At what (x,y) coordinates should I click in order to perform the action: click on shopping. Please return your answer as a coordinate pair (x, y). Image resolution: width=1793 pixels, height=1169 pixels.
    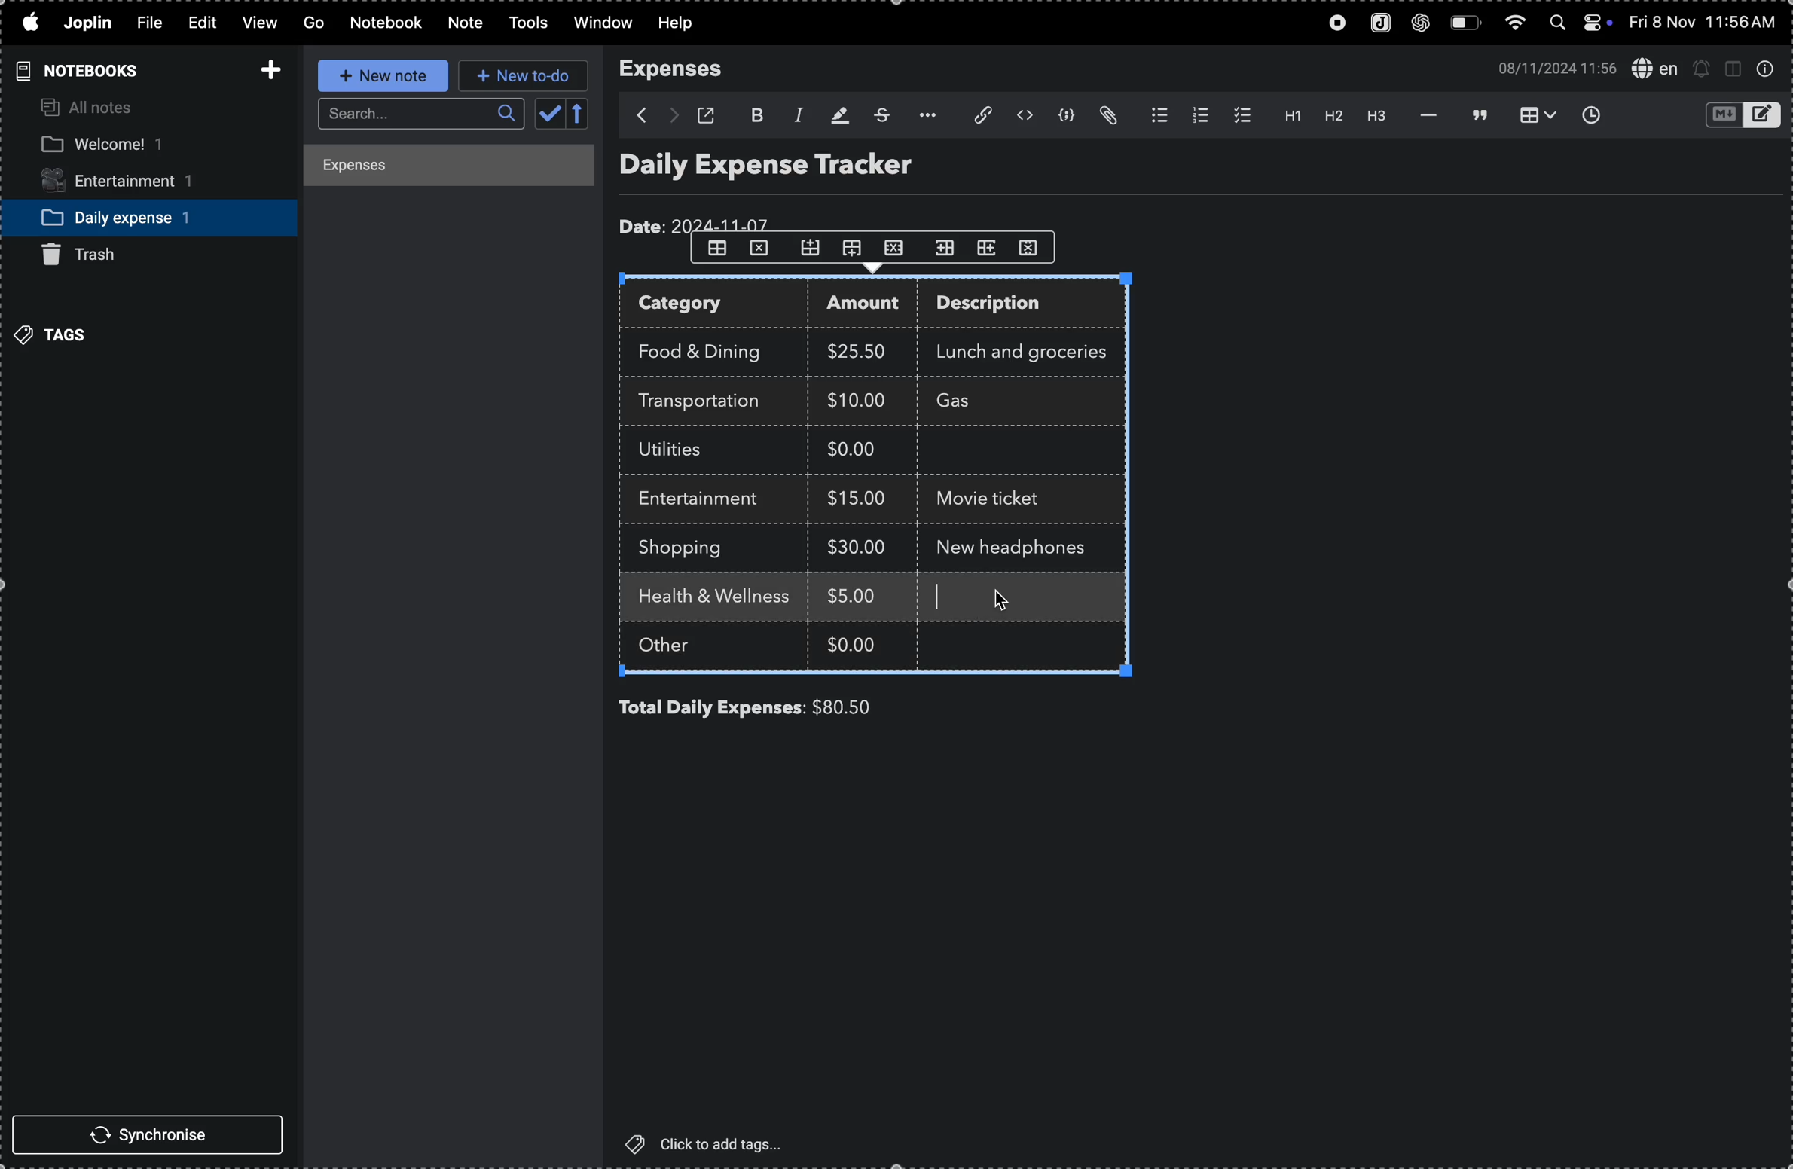
    Looking at the image, I should click on (692, 548).